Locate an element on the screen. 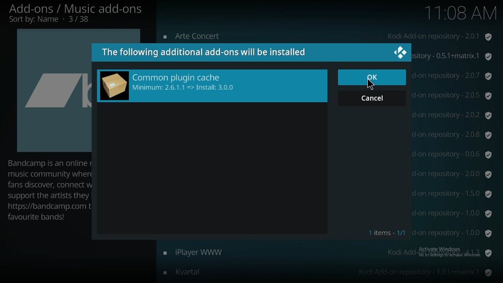 This screenshot has width=503, height=283. close is located at coordinates (400, 52).